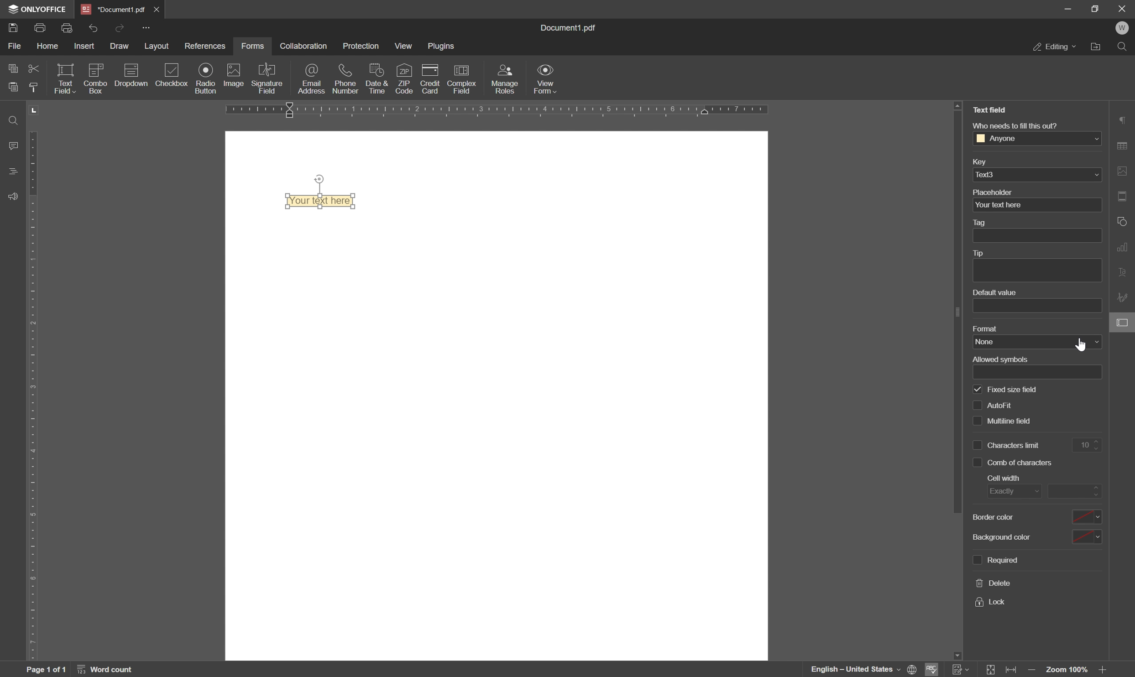 The image size is (1135, 677). I want to click on redo, so click(120, 27).